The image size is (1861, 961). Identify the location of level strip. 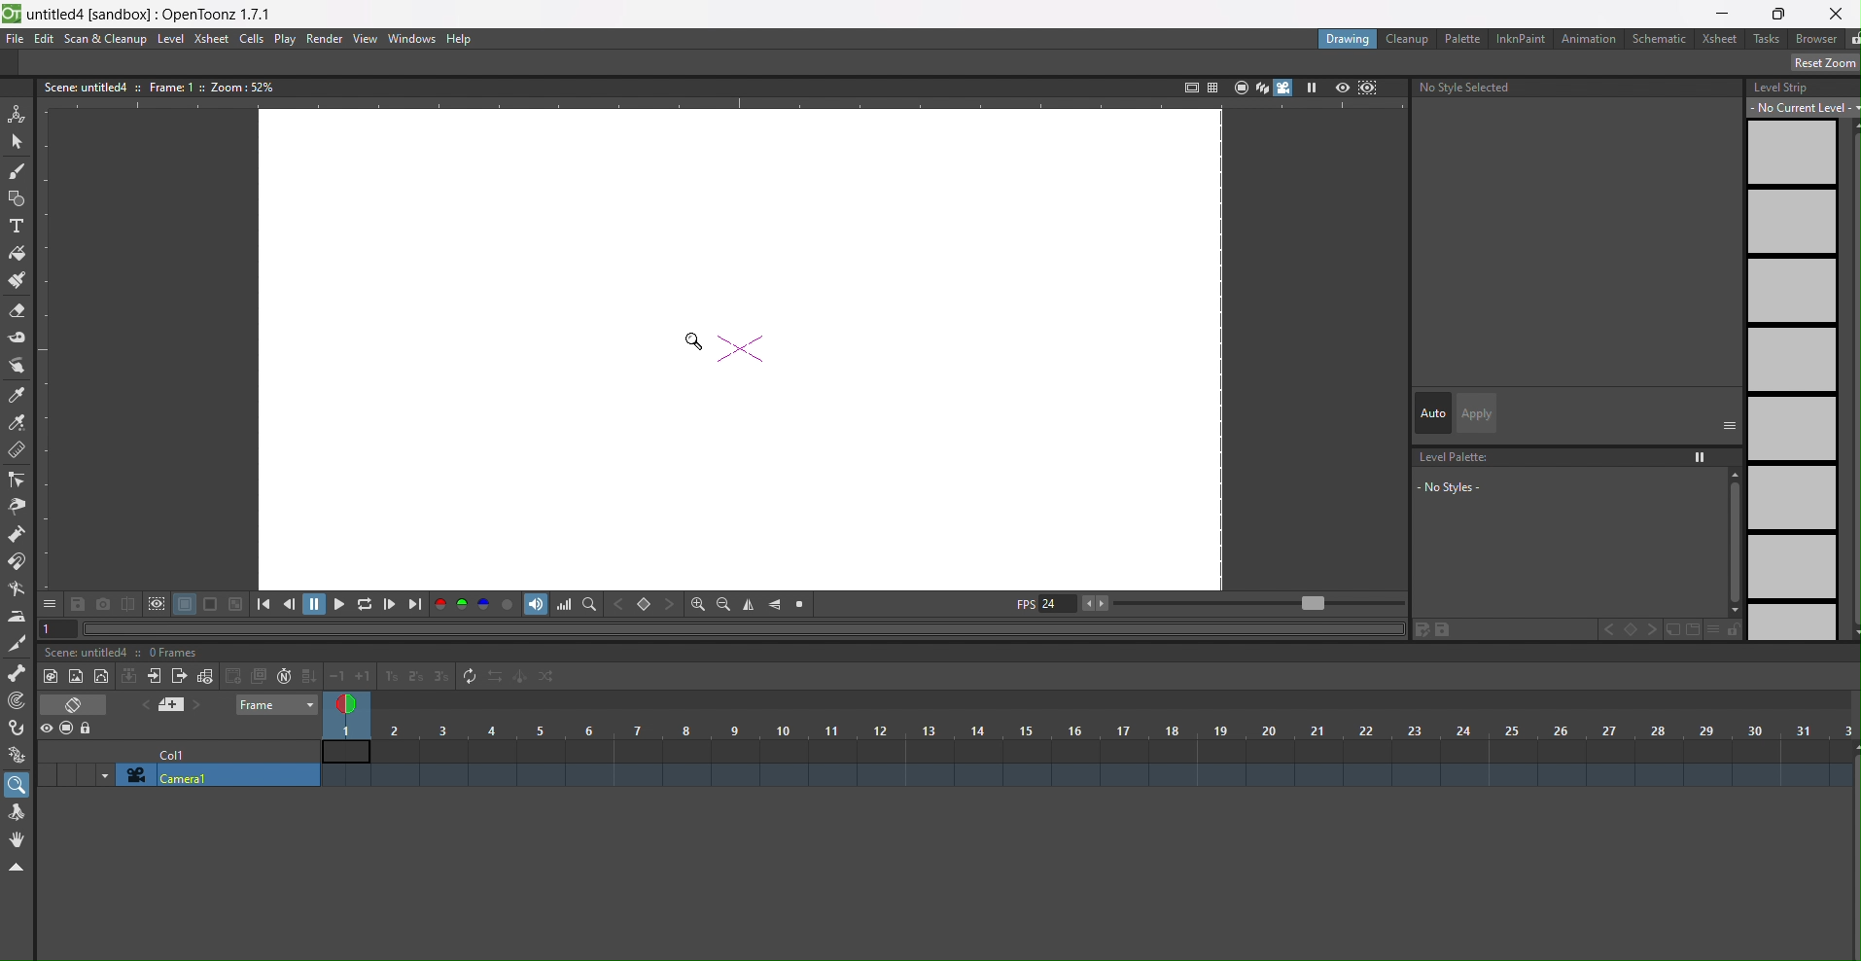
(1796, 360).